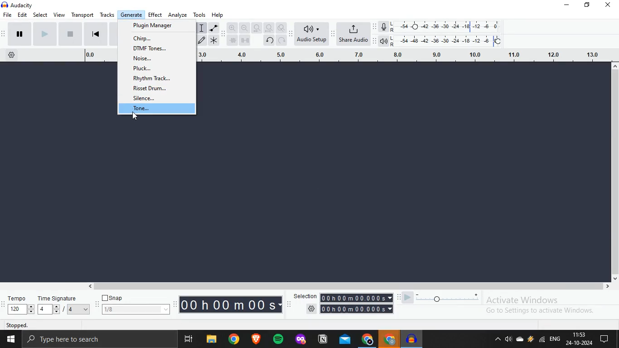  What do you see at coordinates (152, 48) in the screenshot?
I see `dtmf tones...` at bounding box center [152, 48].